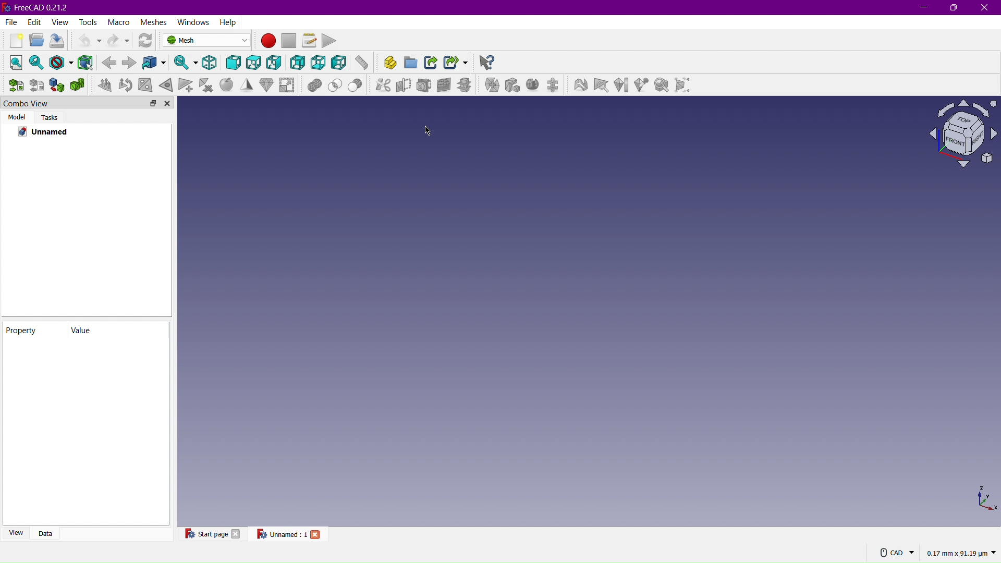 The image size is (1001, 563). I want to click on What's This?, so click(487, 62).